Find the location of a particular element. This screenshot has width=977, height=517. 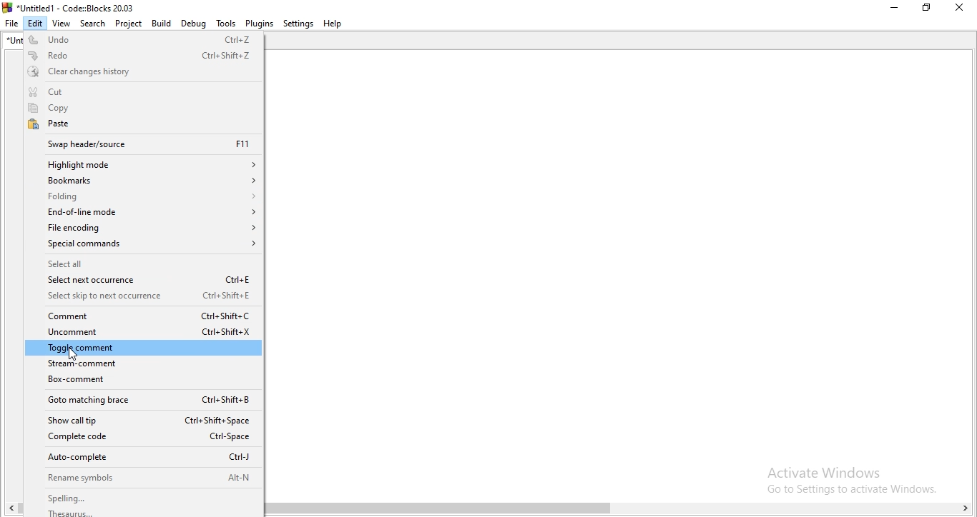

Tools  is located at coordinates (226, 25).